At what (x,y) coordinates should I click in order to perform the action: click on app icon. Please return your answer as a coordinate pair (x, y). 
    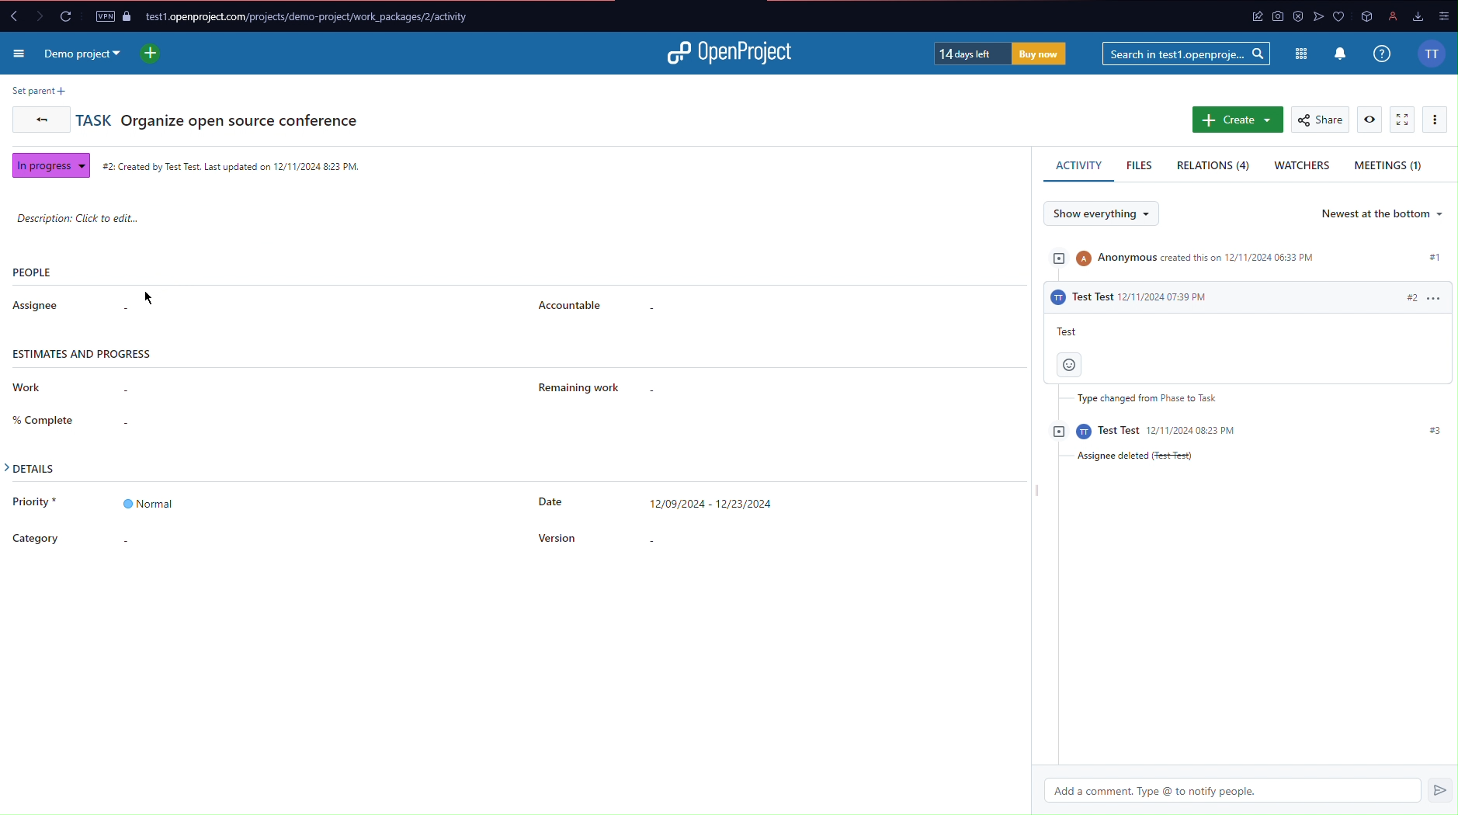
    Looking at the image, I should click on (1369, 16).